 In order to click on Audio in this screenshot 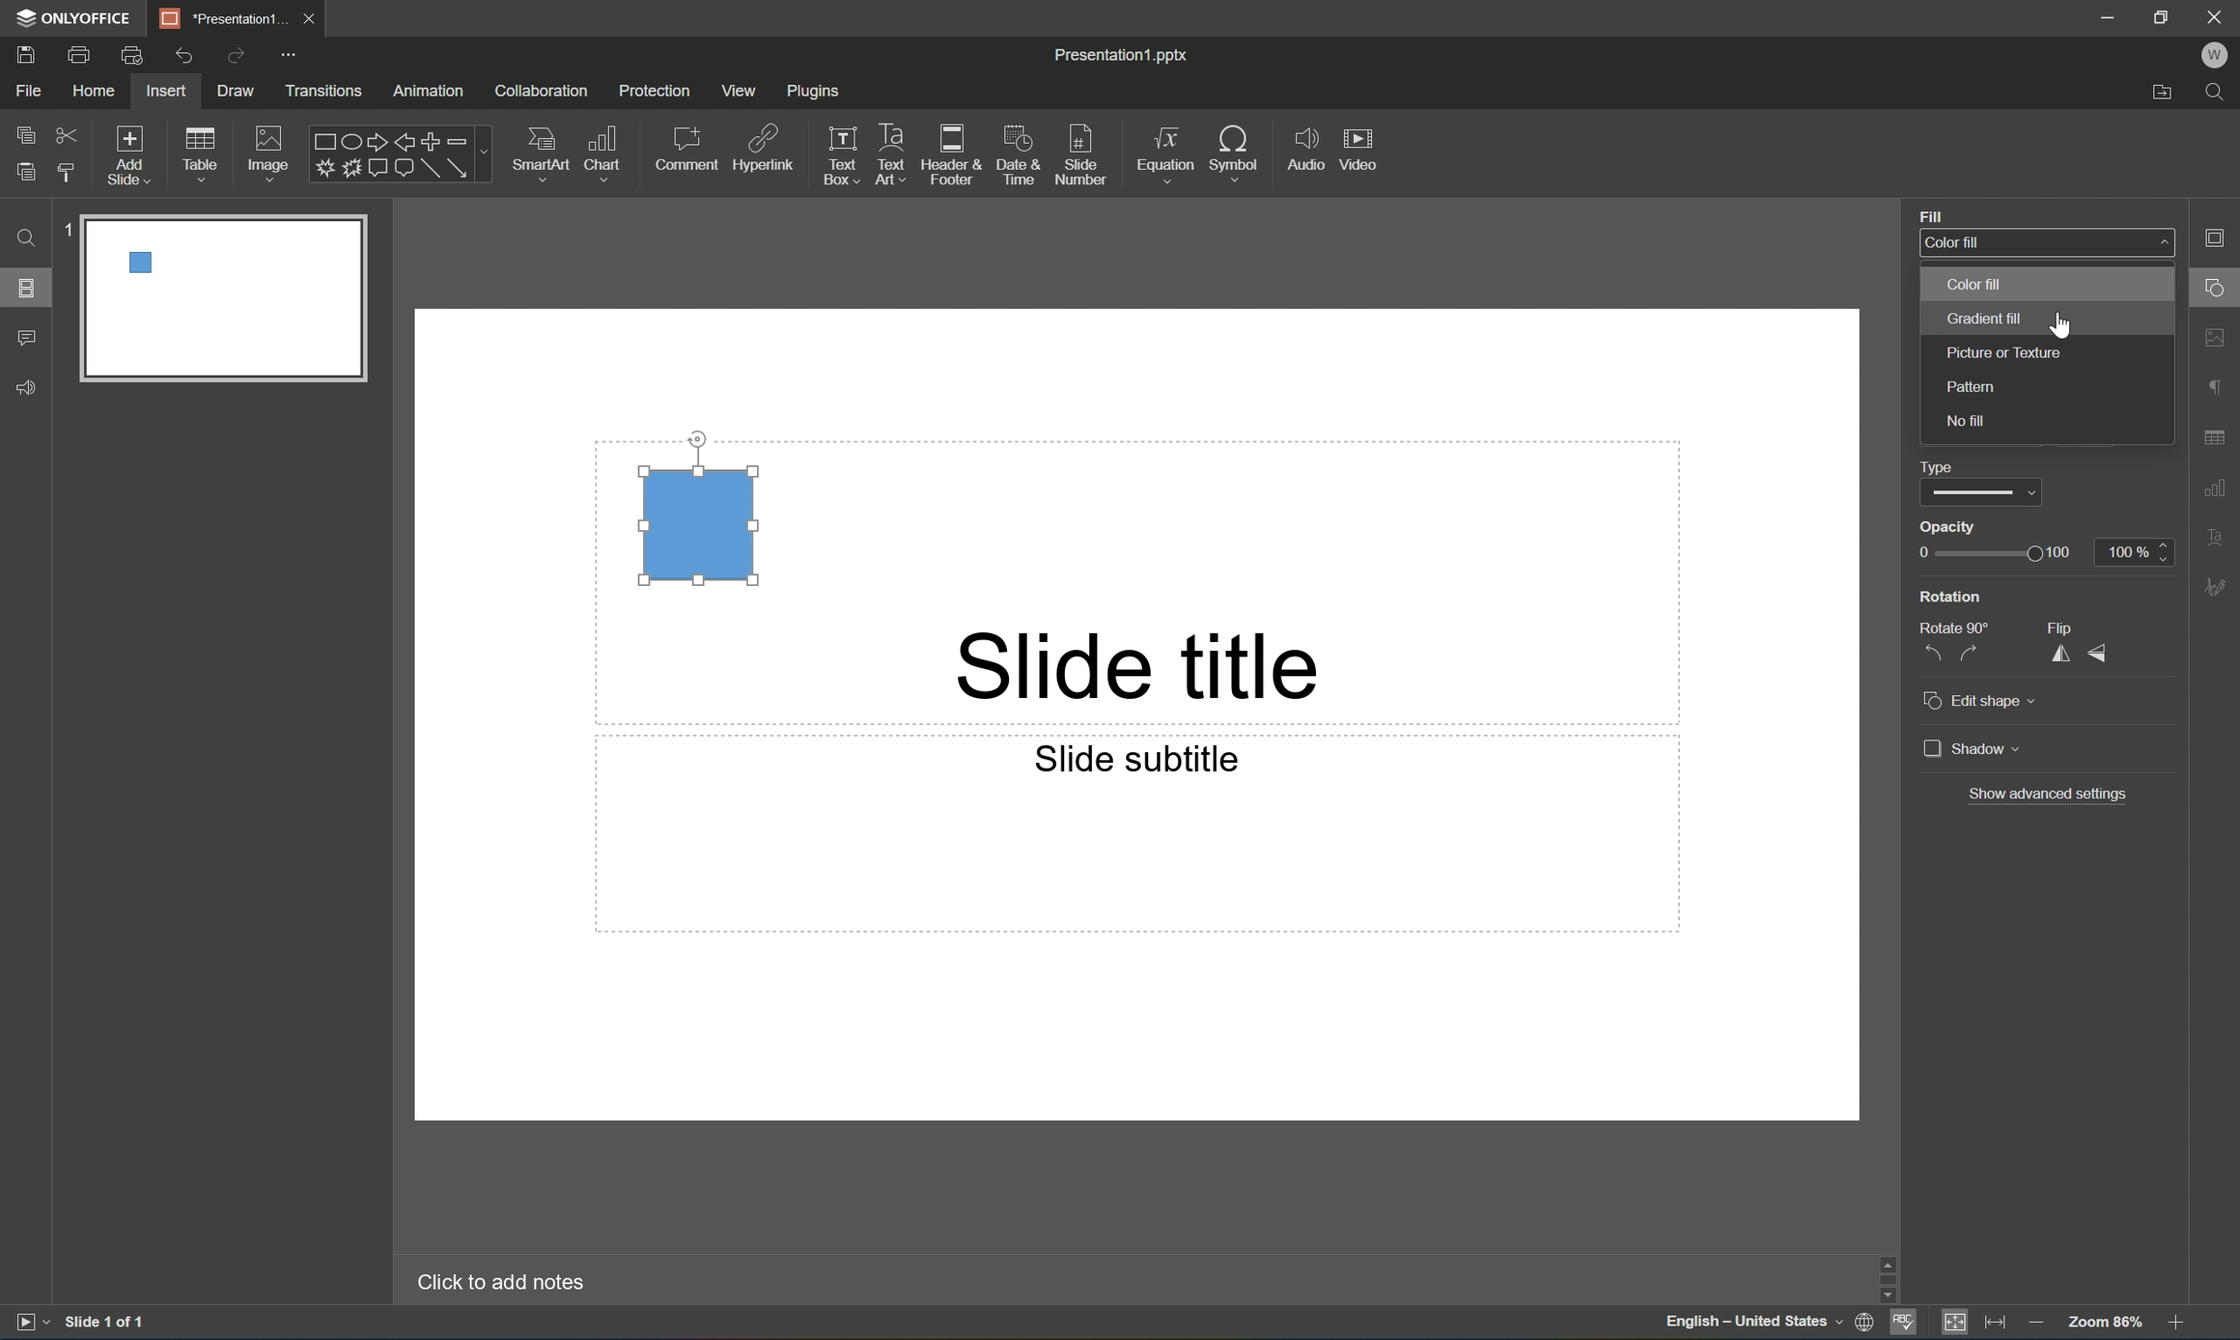, I will do `click(1306, 148)`.